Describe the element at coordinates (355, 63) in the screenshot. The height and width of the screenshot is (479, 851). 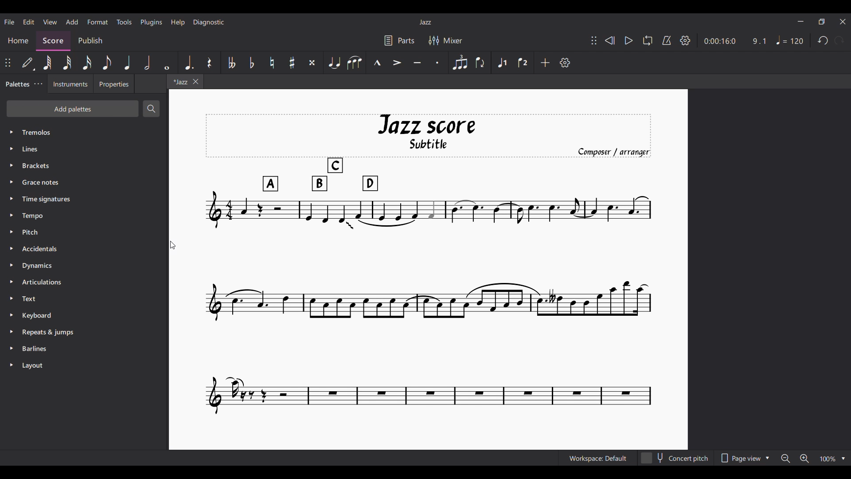
I see `Slur` at that location.